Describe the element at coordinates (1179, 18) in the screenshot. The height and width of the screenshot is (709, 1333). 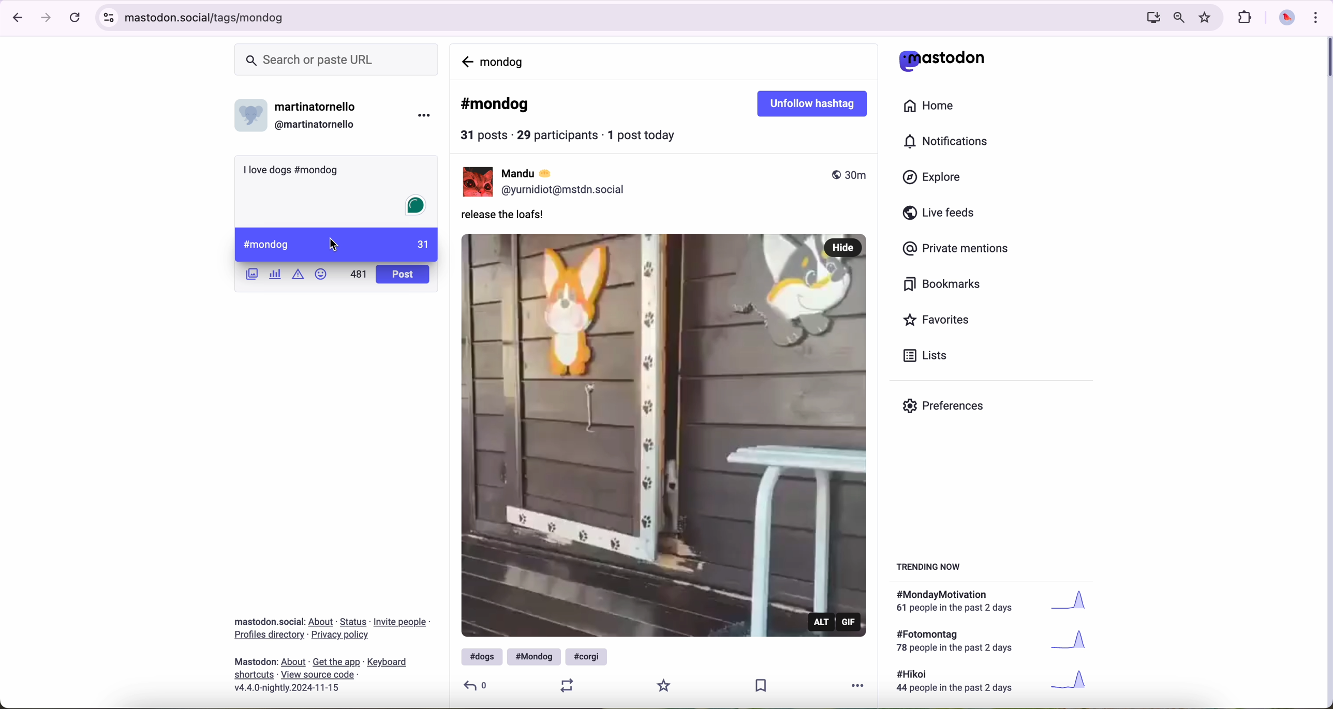
I see `zoom` at that location.